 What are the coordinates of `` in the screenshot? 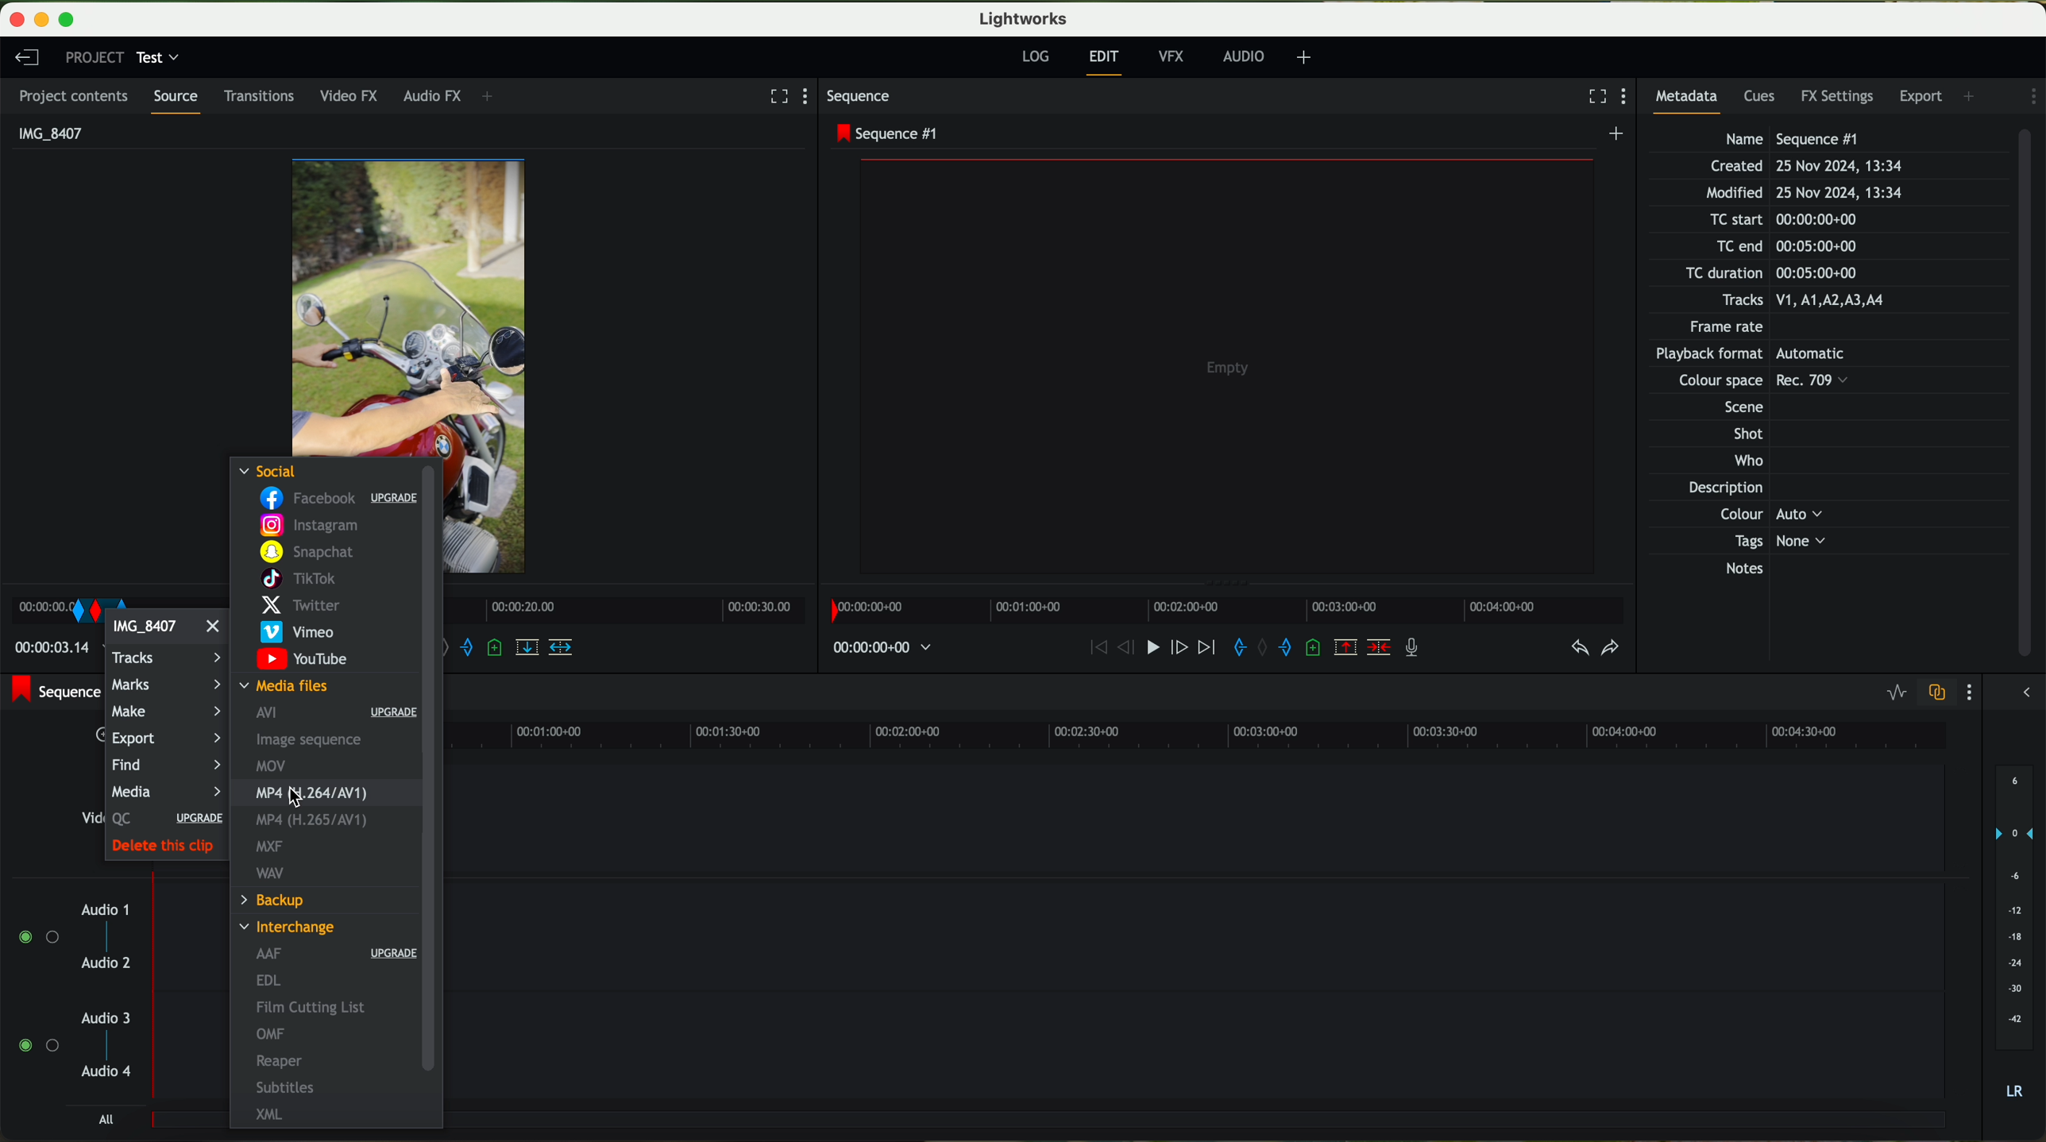 It's located at (1746, 383).